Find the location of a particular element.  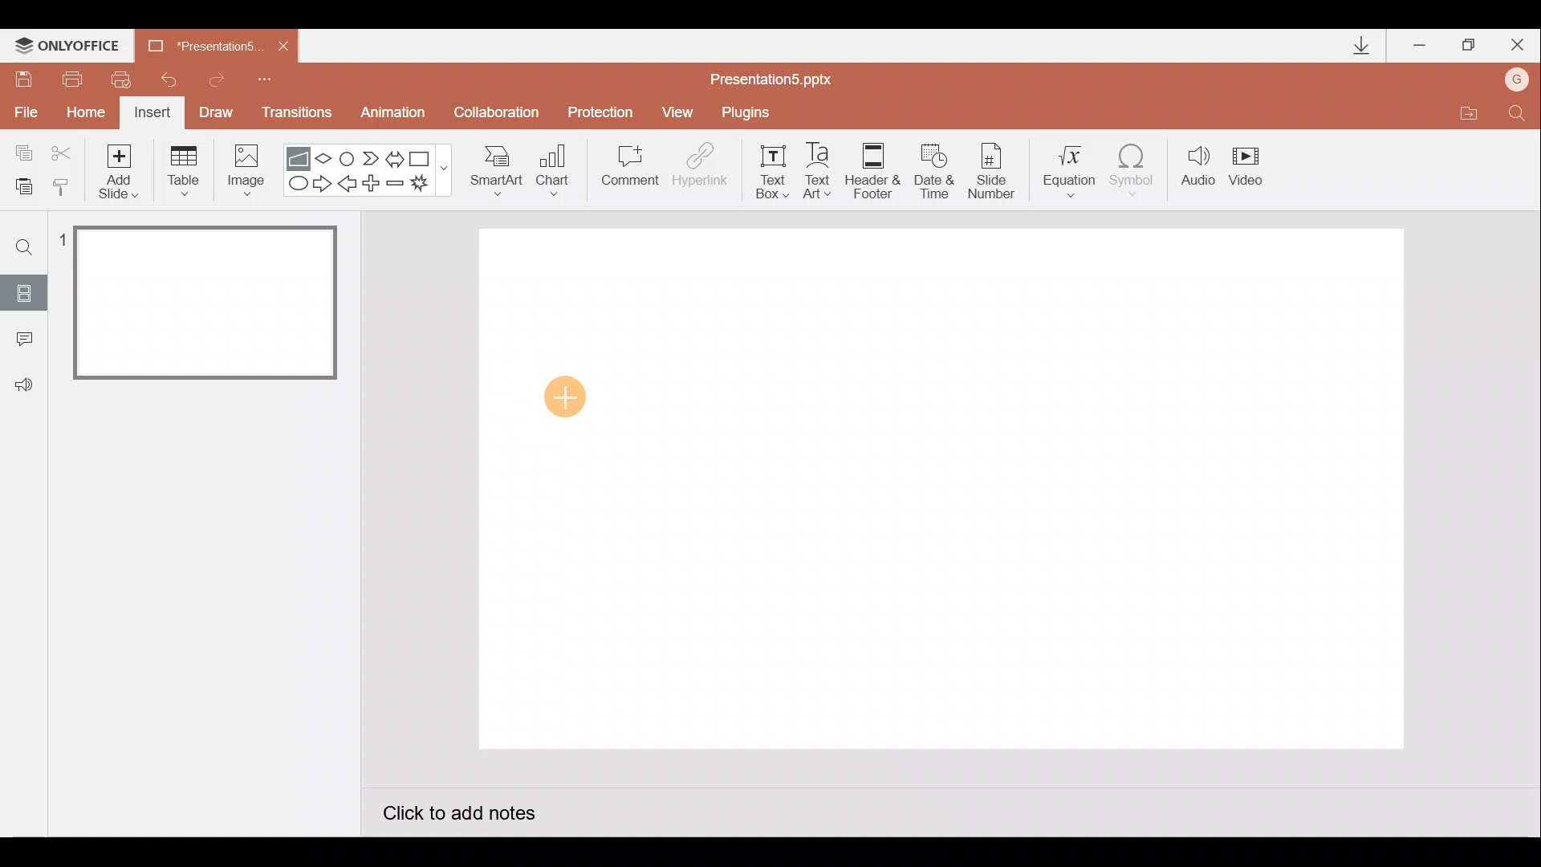

Paste is located at coordinates (19, 185).